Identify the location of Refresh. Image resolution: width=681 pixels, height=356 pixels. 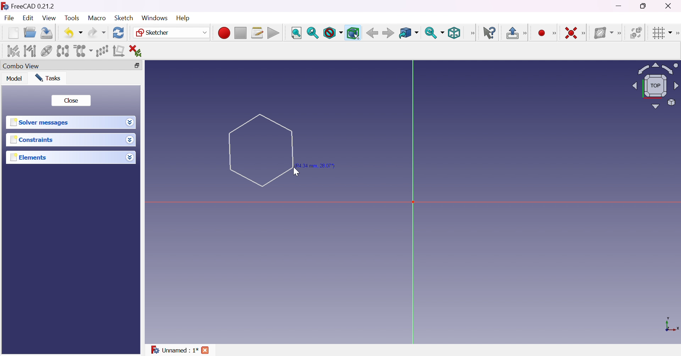
(119, 33).